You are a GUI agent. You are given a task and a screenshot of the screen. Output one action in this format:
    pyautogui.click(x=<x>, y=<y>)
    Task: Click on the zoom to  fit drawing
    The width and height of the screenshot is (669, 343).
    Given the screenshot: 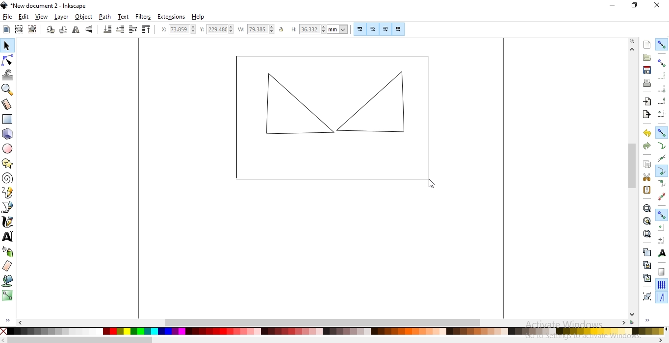 What is the action you would take?
    pyautogui.click(x=645, y=221)
    